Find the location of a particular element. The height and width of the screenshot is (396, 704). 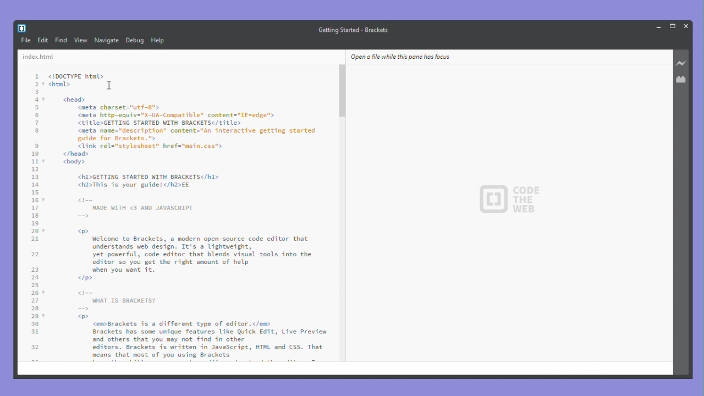

10 is located at coordinates (35, 154).